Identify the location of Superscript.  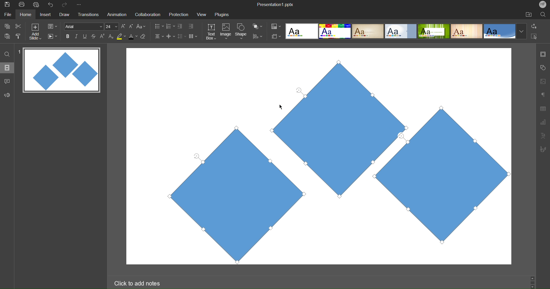
(103, 36).